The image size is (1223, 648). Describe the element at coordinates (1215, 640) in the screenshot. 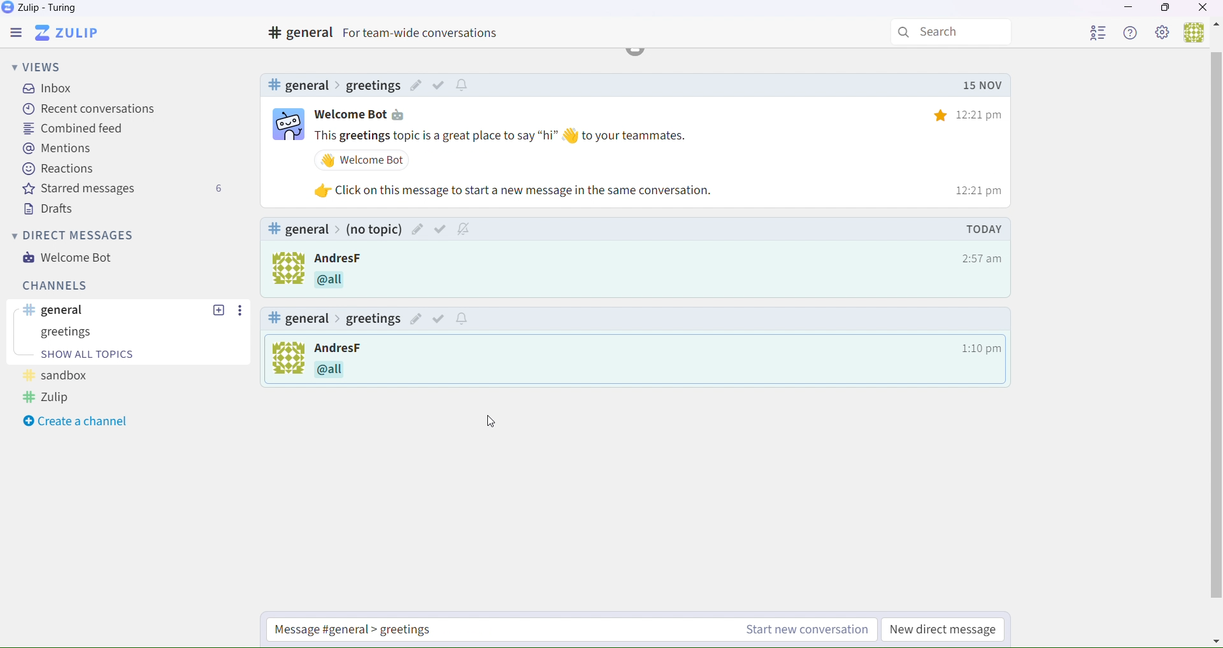

I see `` at that location.